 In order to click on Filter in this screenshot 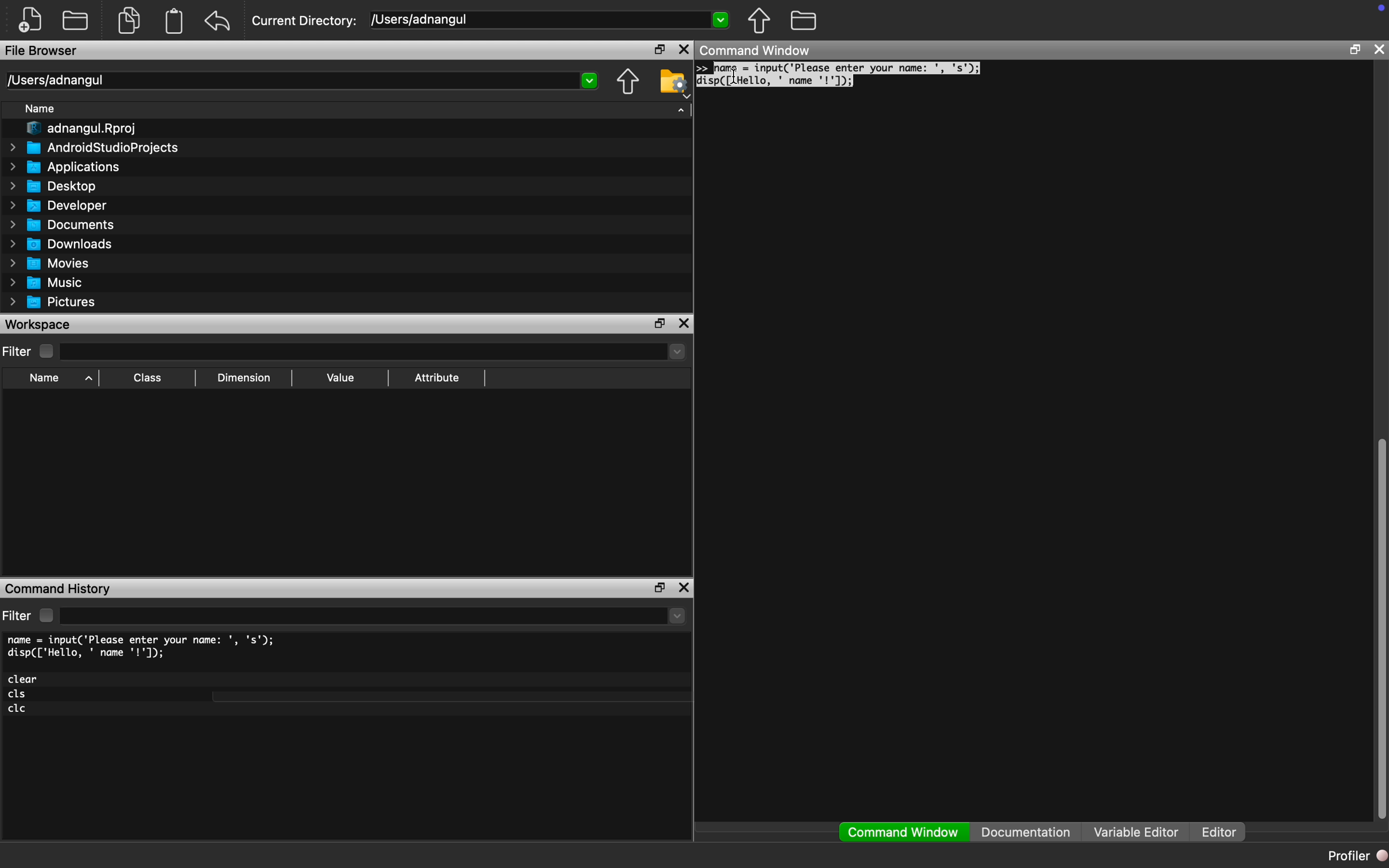, I will do `click(30, 615)`.